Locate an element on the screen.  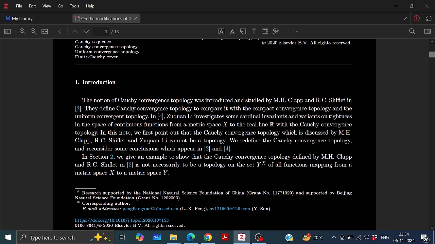
Select text is located at coordinates (221, 32).